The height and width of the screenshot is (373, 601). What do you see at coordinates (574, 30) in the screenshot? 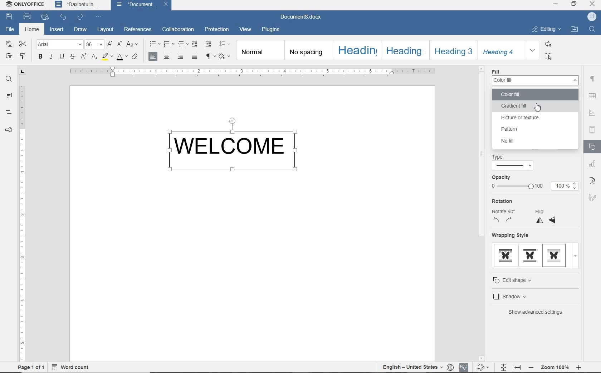
I see `OPEN FILE LOCATION` at bounding box center [574, 30].